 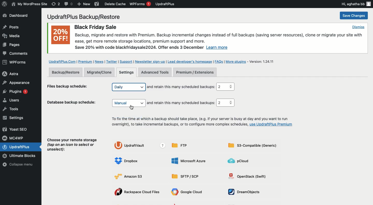 What do you see at coordinates (96, 4) in the screenshot?
I see `Yoast` at bounding box center [96, 4].